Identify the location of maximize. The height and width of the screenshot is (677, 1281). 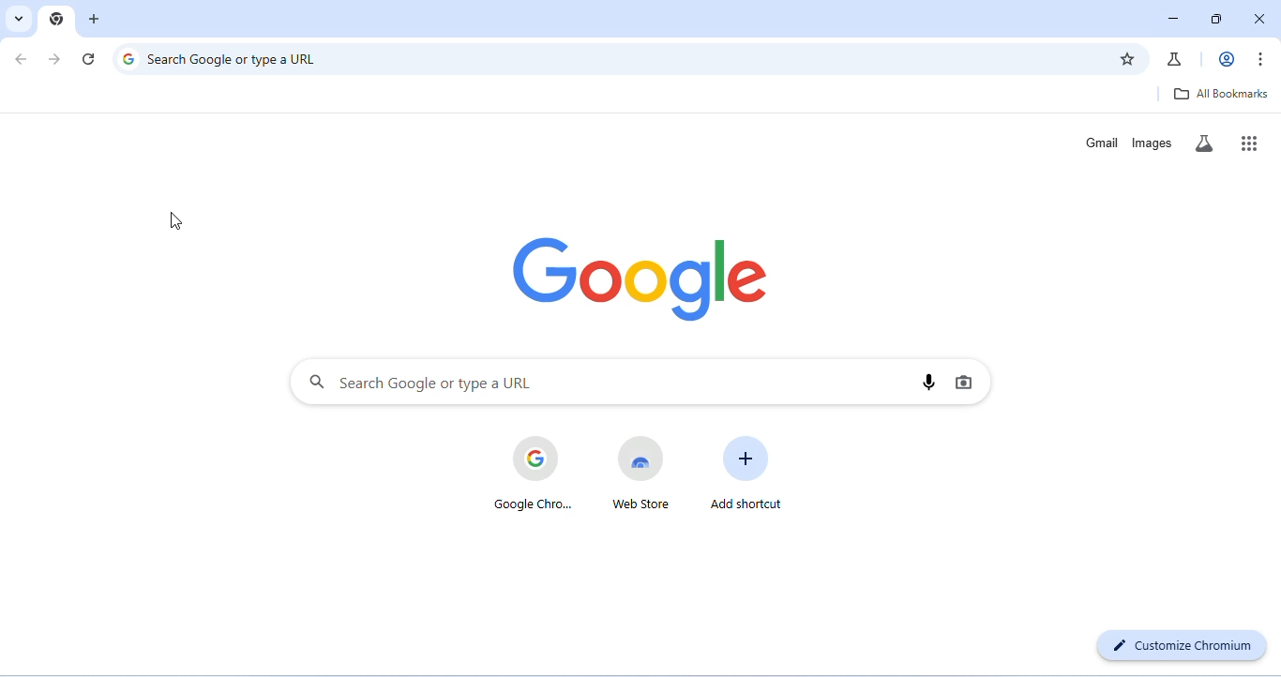
(1221, 20).